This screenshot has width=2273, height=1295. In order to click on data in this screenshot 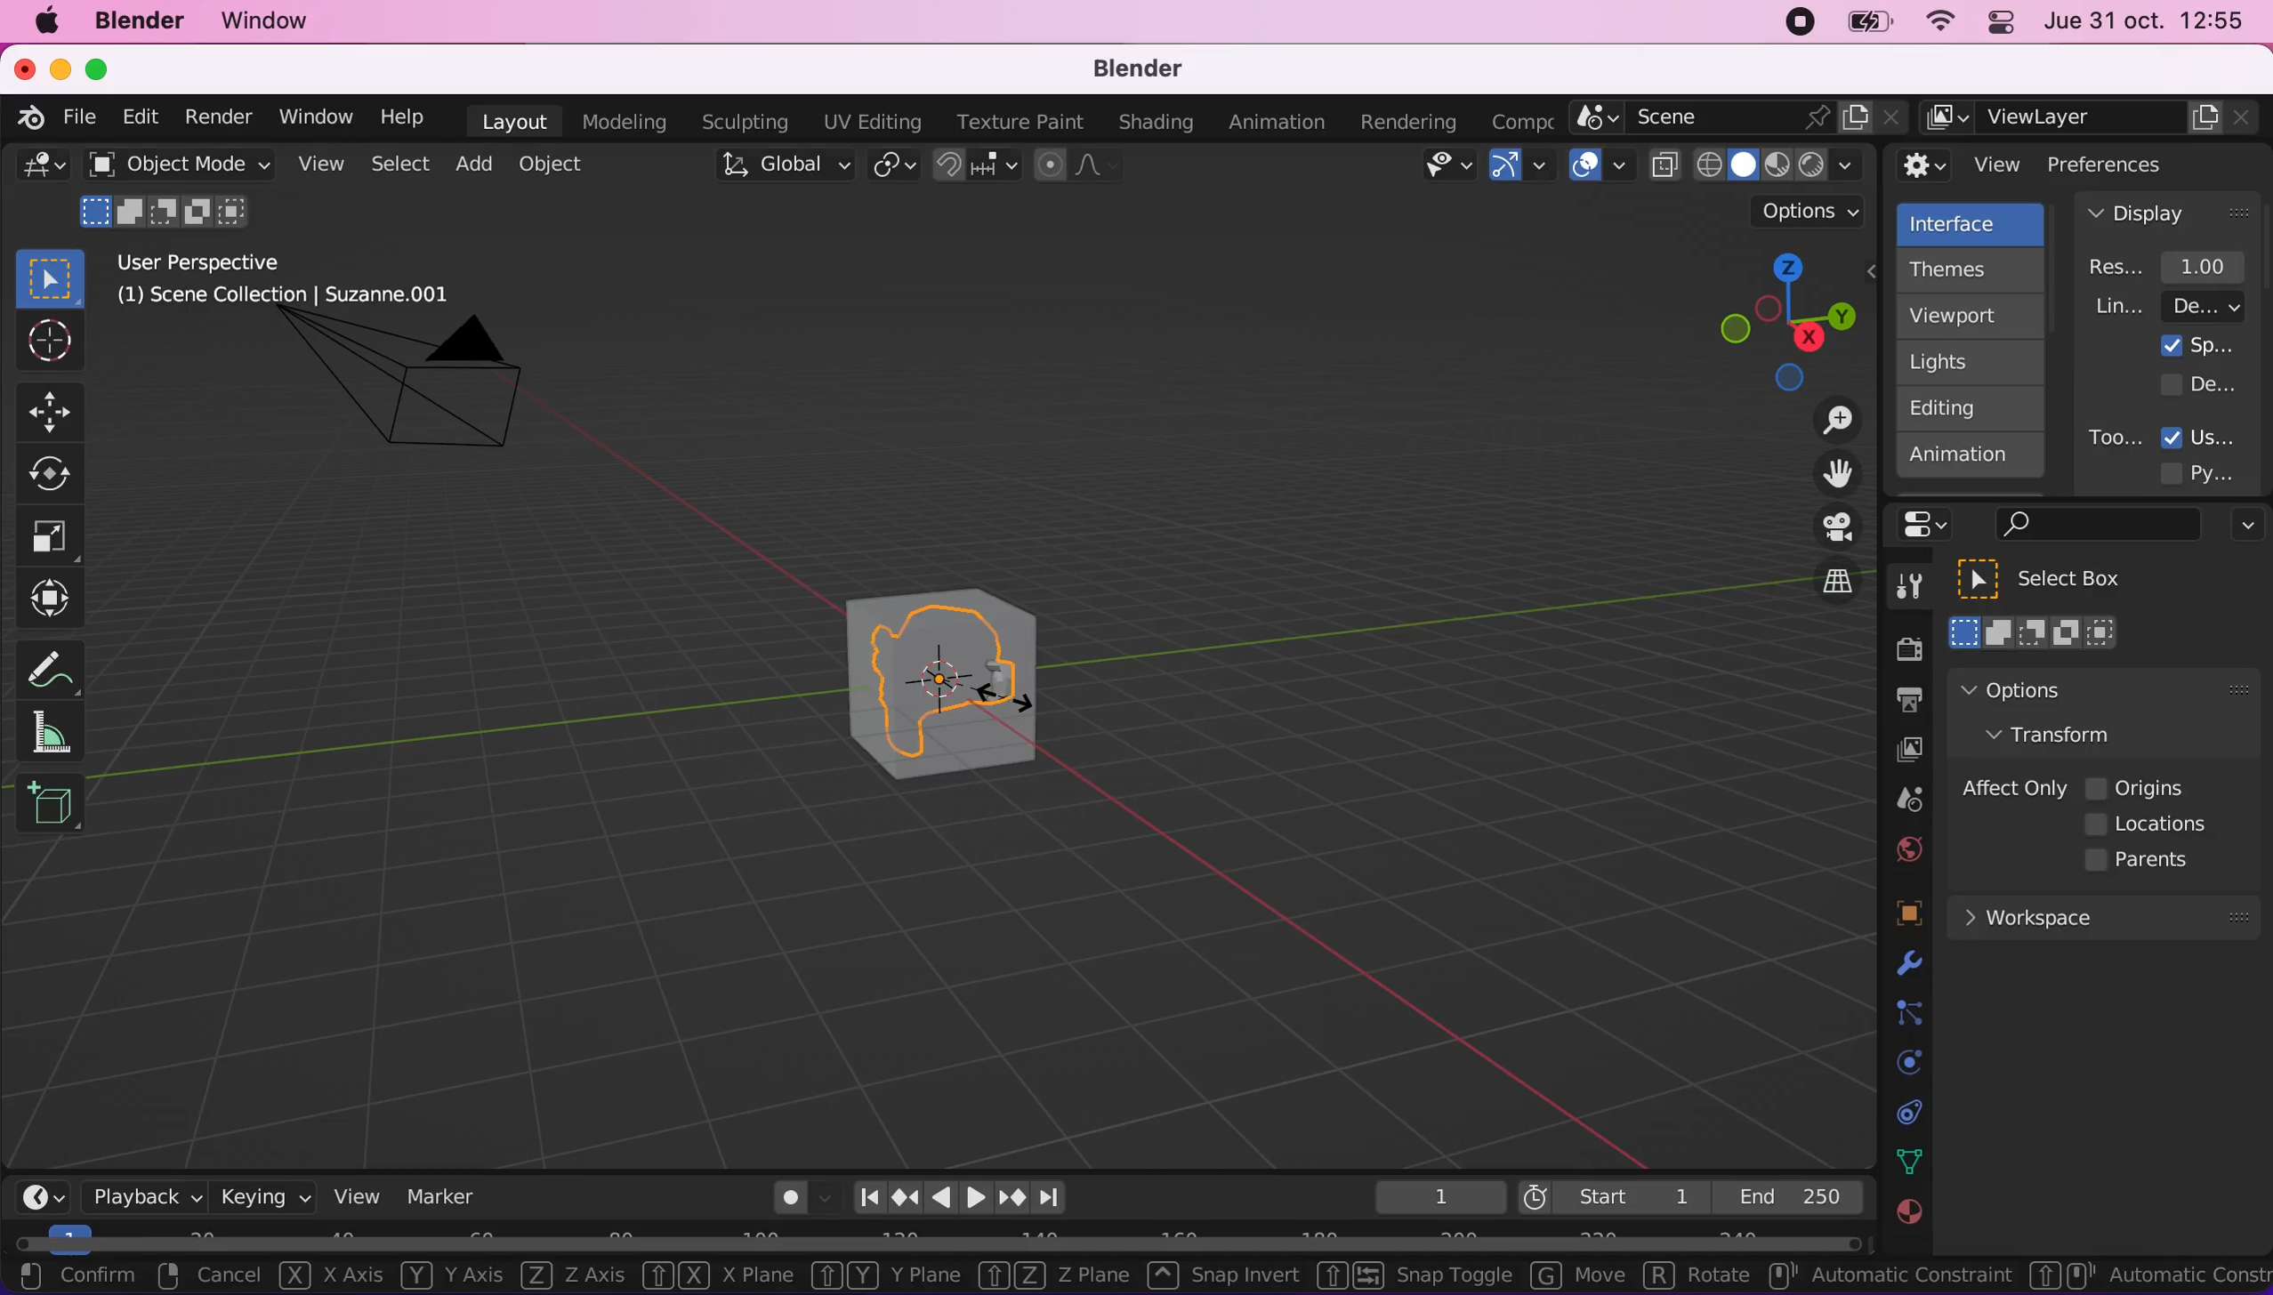, I will do `click(1905, 1160)`.